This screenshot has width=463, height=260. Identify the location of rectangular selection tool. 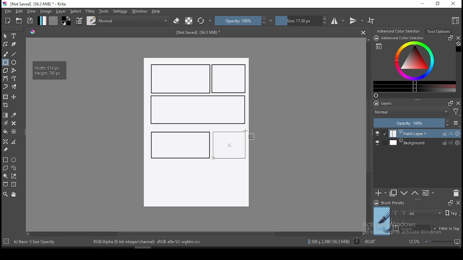
(5, 160).